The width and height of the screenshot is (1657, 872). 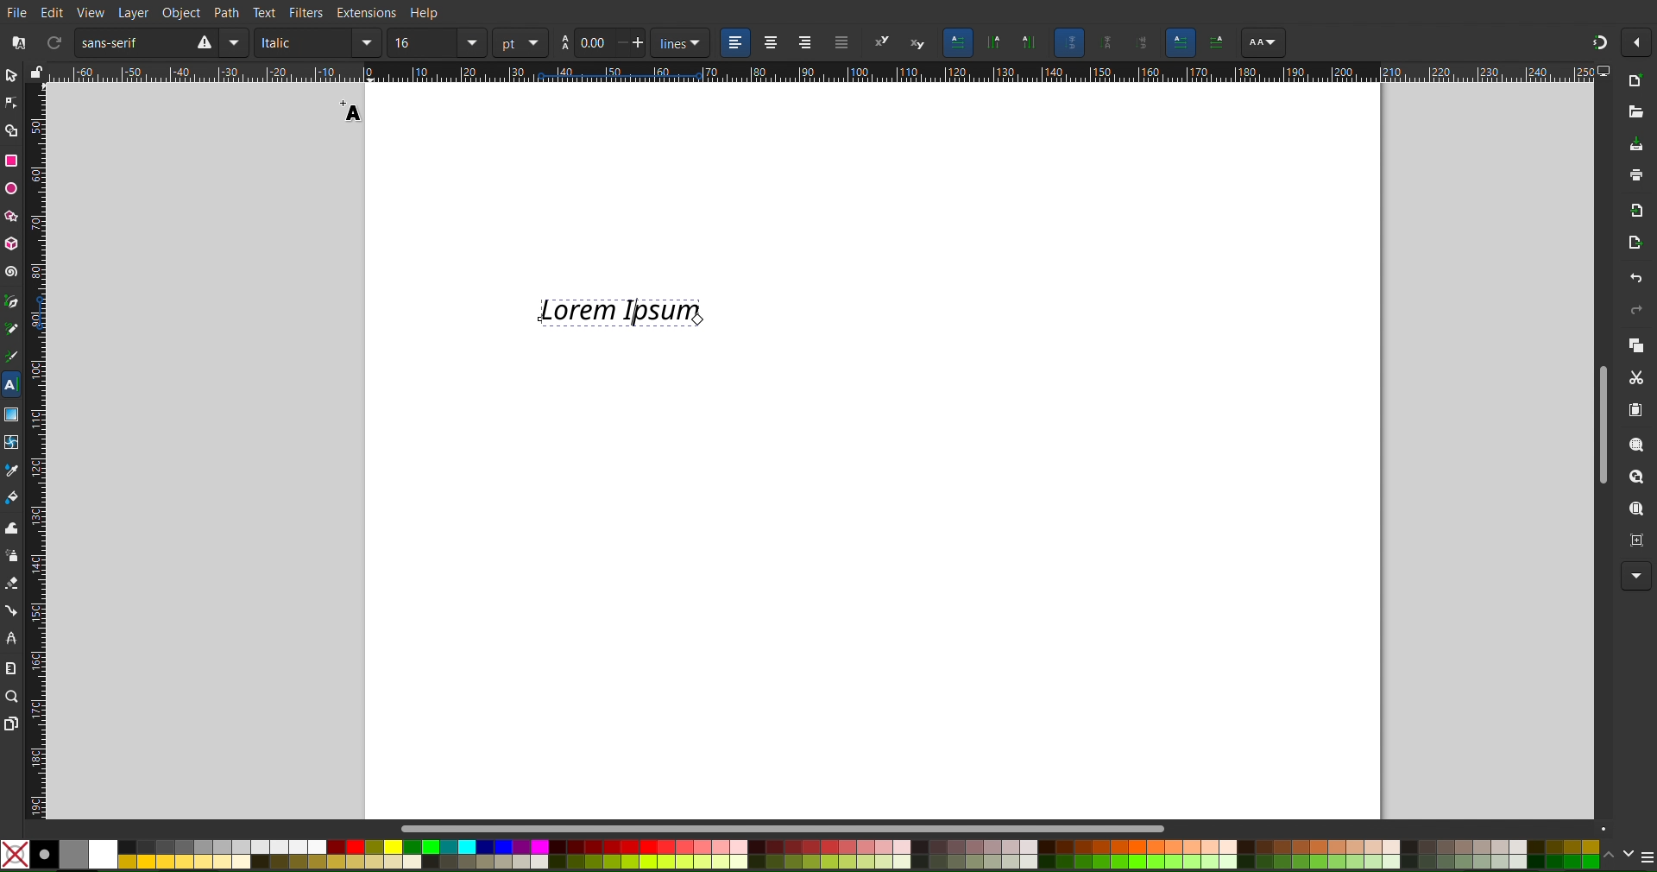 I want to click on Alignment, so click(x=789, y=43).